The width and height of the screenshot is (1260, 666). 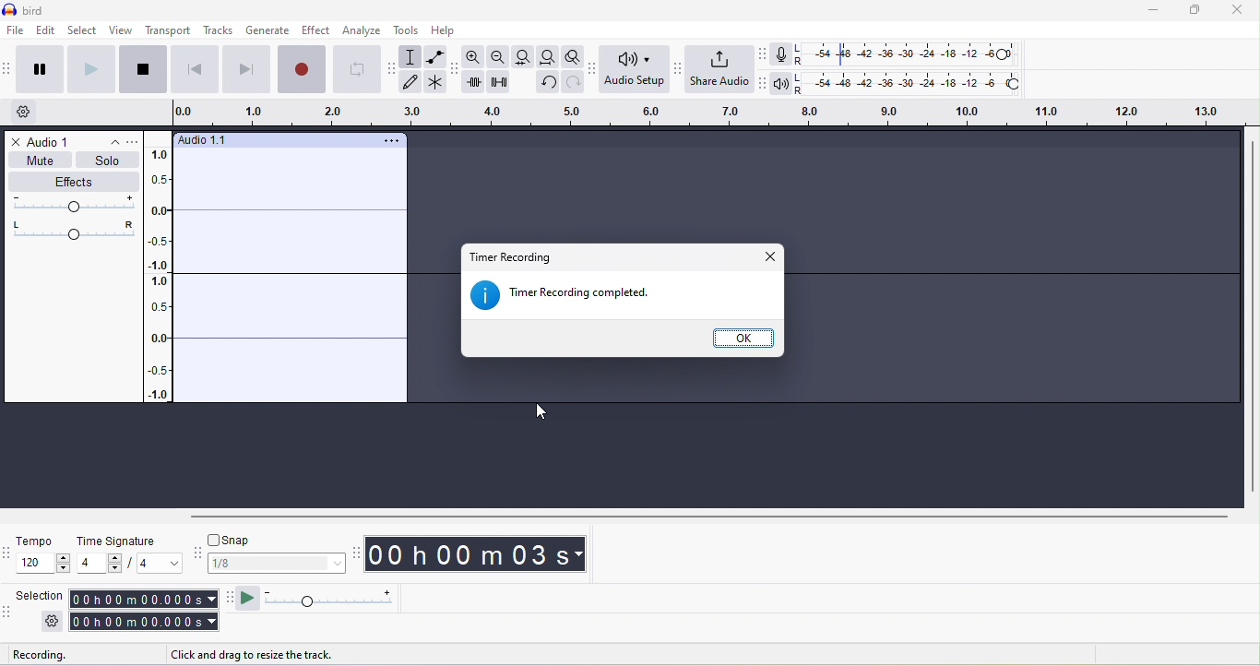 I want to click on zoom out, so click(x=498, y=55).